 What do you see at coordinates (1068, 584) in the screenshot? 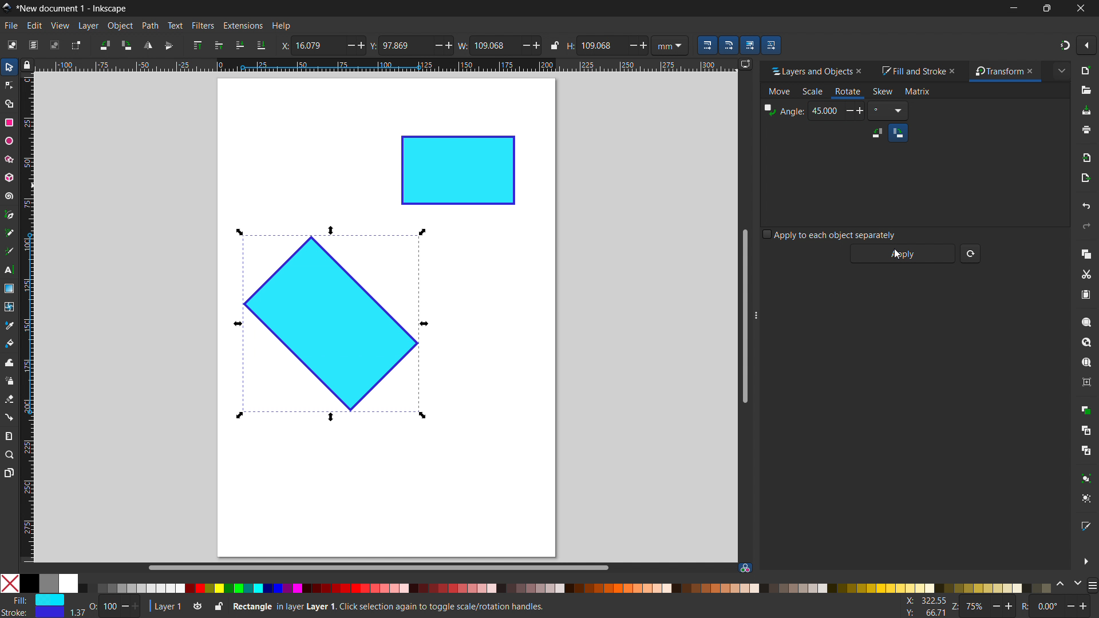
I see `change color schemes` at bounding box center [1068, 584].